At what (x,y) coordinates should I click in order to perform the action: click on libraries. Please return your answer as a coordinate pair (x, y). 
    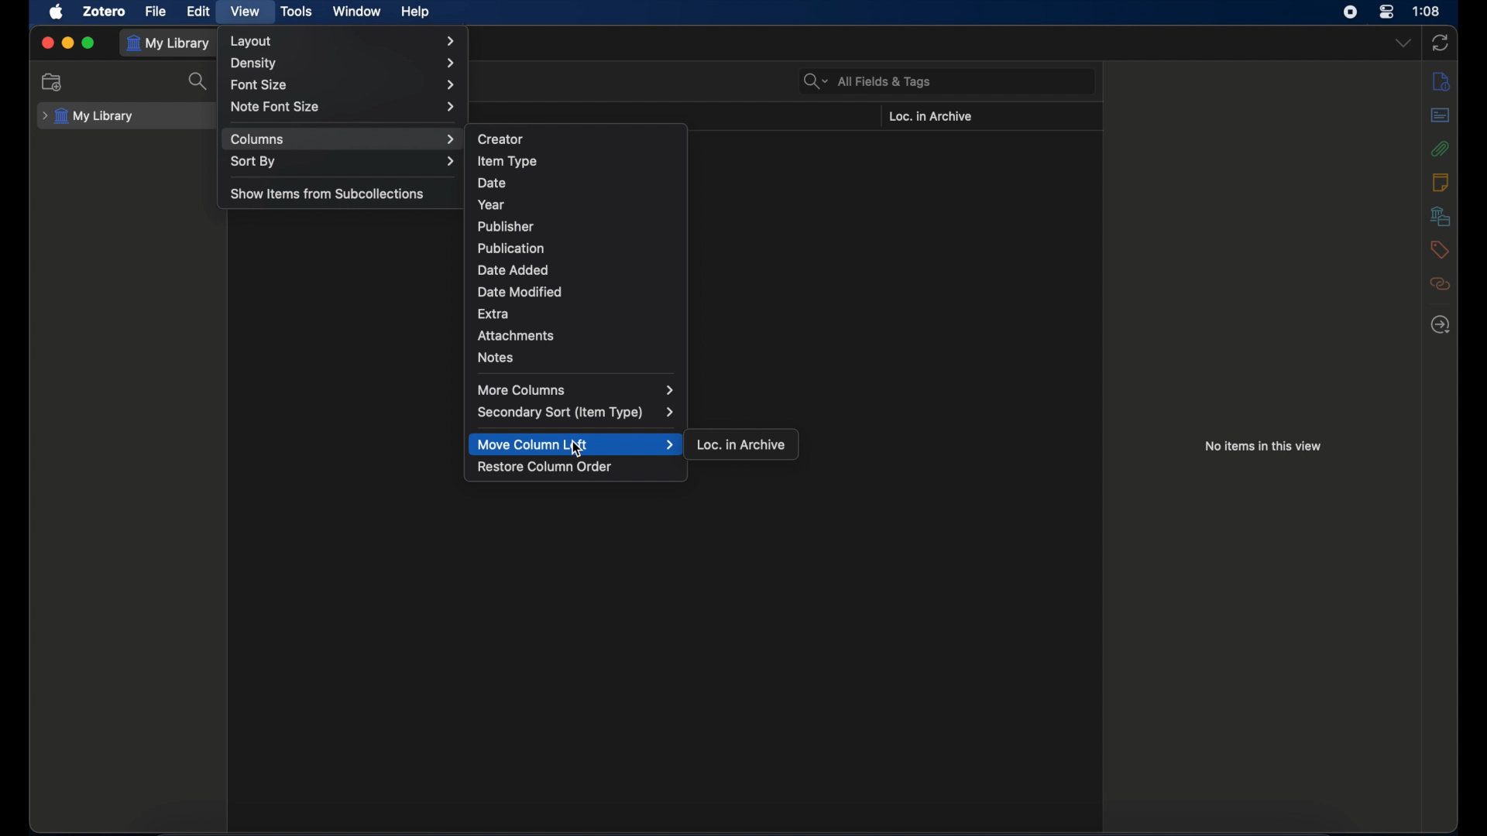
    Looking at the image, I should click on (1441, 216).